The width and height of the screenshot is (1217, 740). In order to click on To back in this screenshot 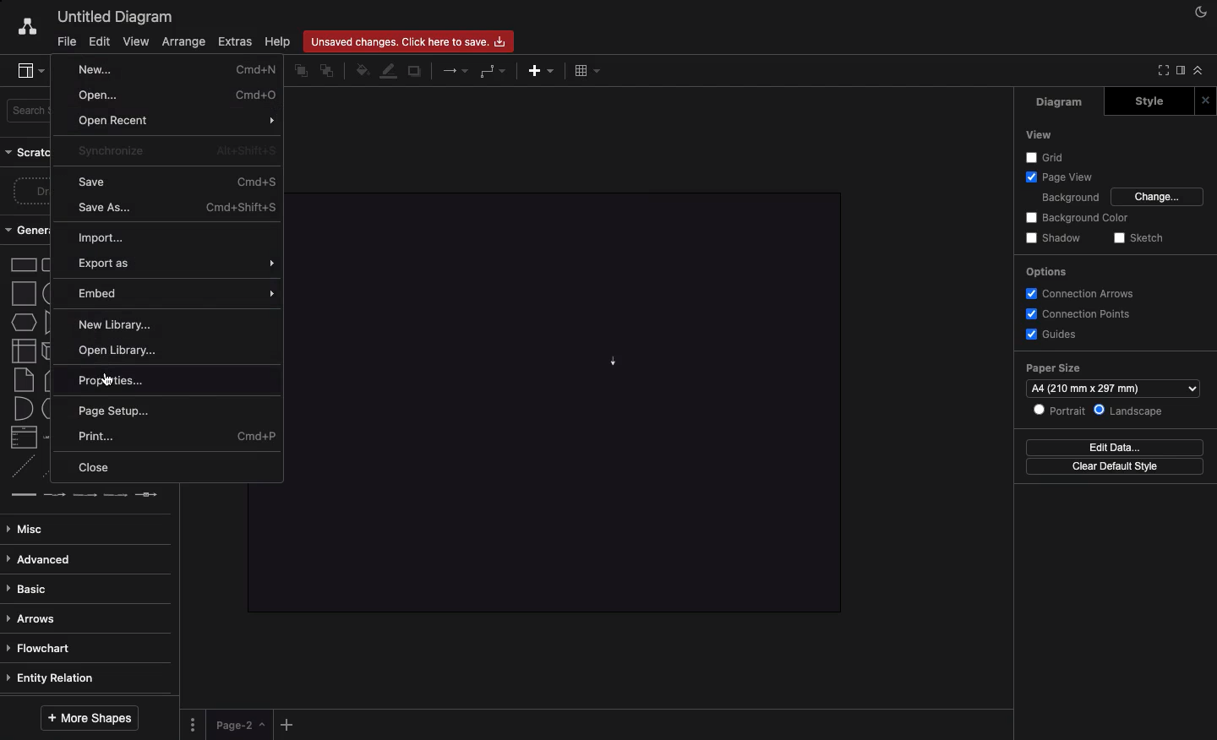, I will do `click(329, 70)`.